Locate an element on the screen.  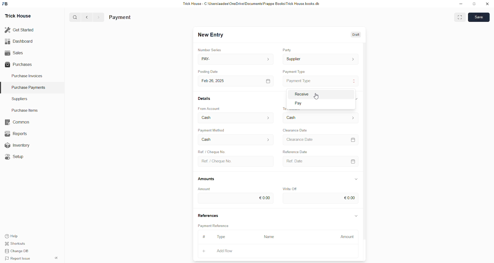
Clearance Date  is located at coordinates (320, 139).